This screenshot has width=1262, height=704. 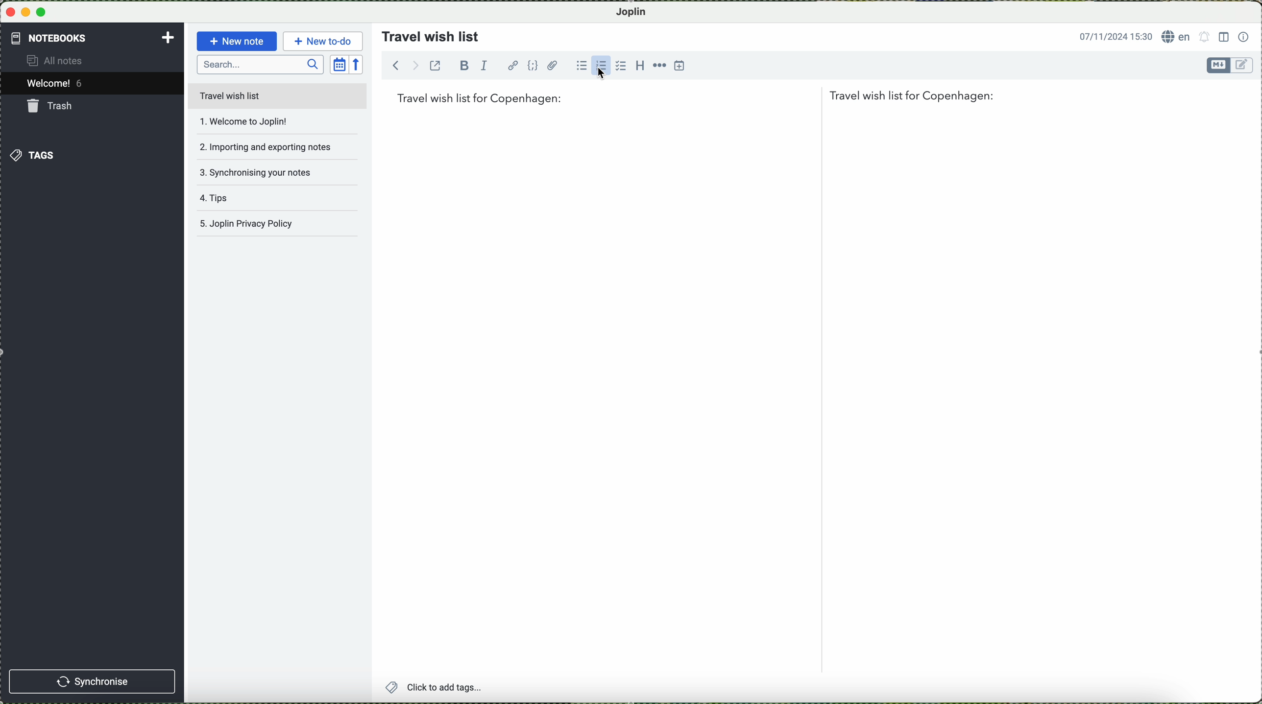 What do you see at coordinates (322, 40) in the screenshot?
I see `new to-do` at bounding box center [322, 40].